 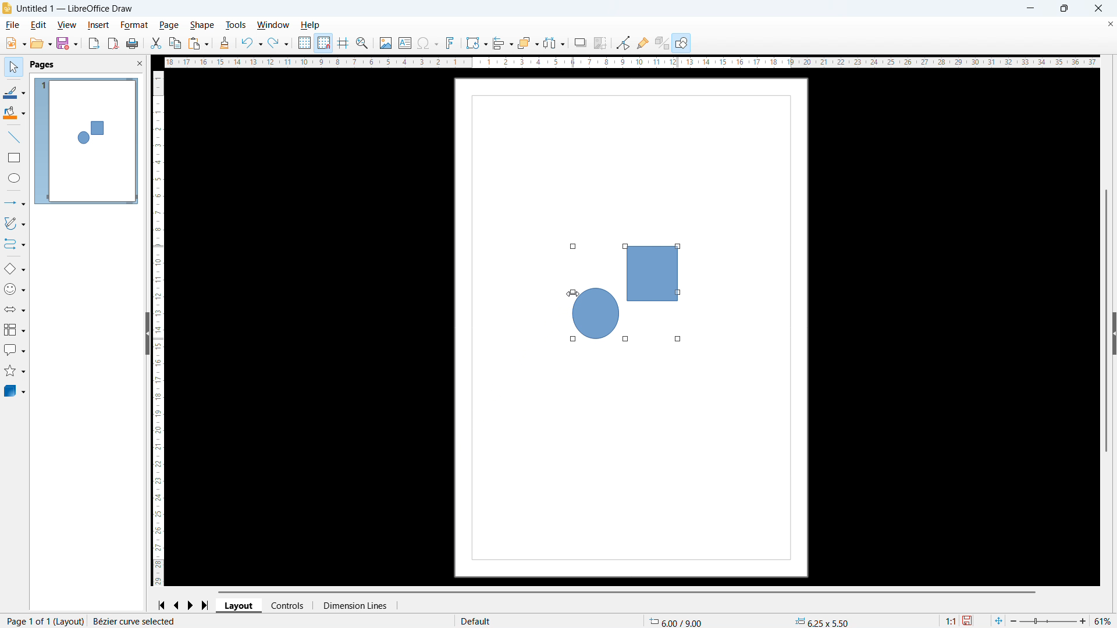 What do you see at coordinates (93, 44) in the screenshot?
I see `Export ` at bounding box center [93, 44].